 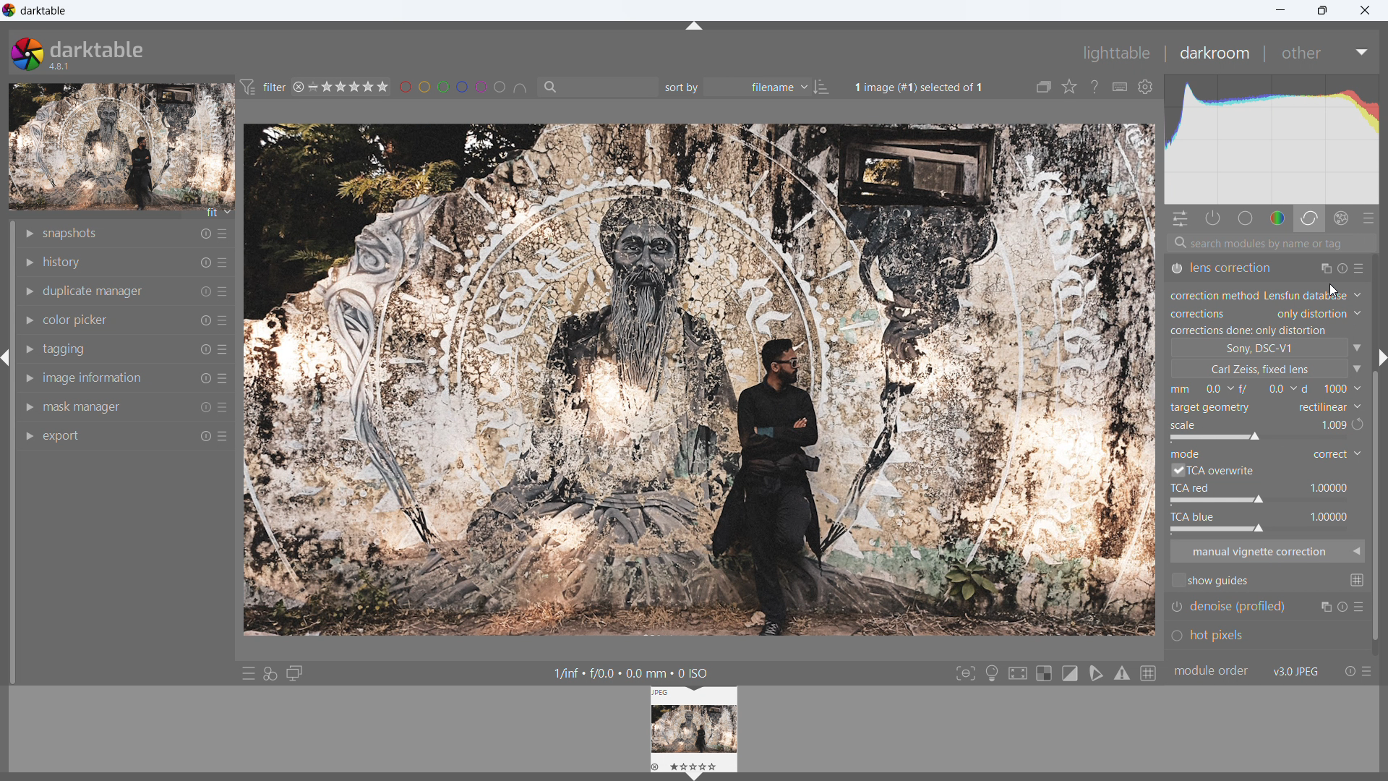 I want to click on duplicate manager, so click(x=95, y=291).